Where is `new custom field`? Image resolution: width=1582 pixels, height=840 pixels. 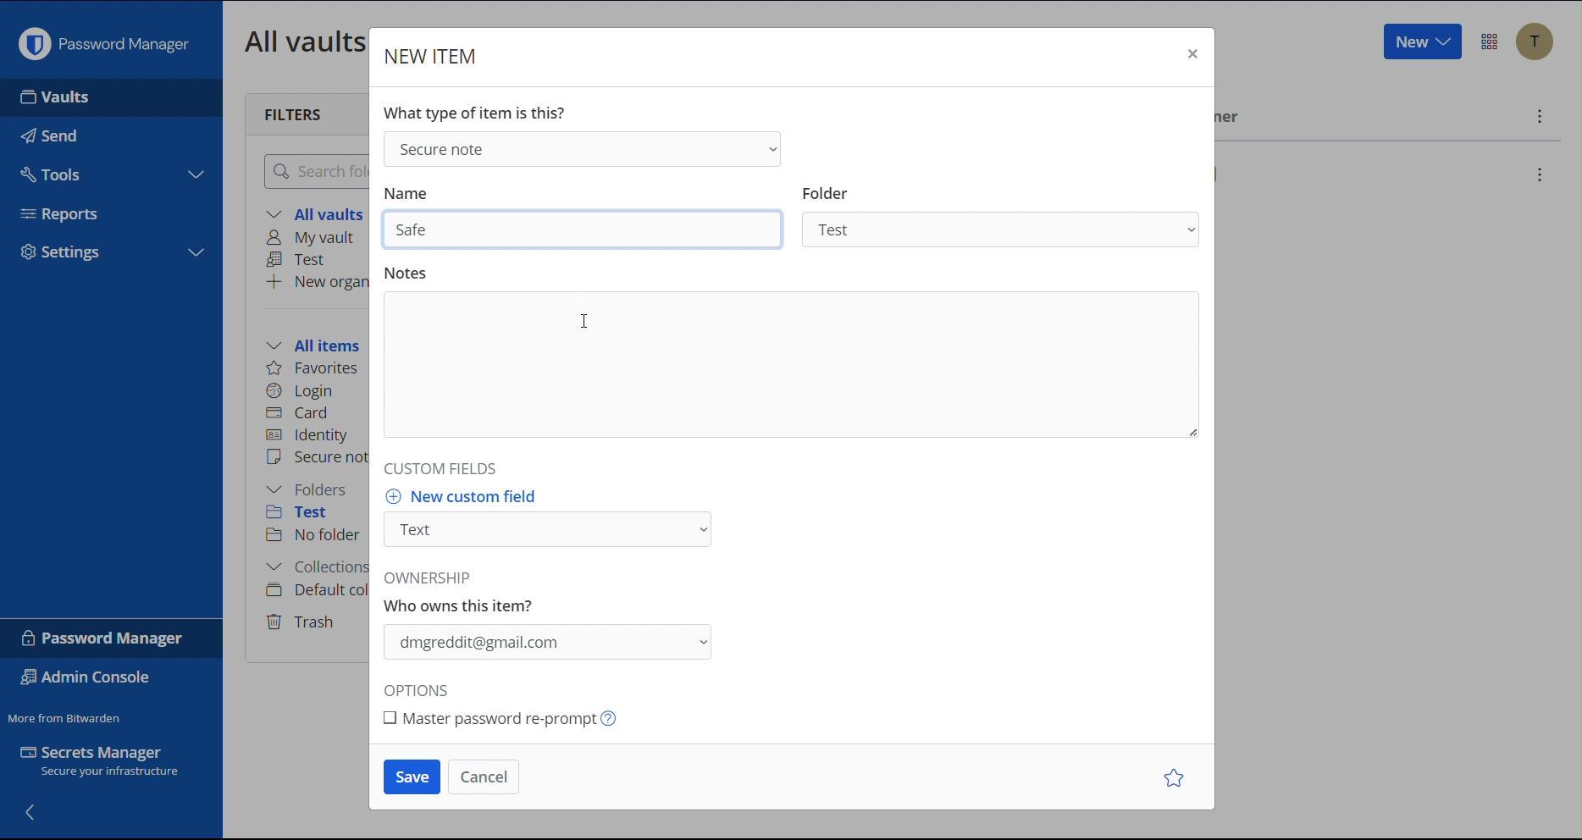 new custom field is located at coordinates (466, 495).